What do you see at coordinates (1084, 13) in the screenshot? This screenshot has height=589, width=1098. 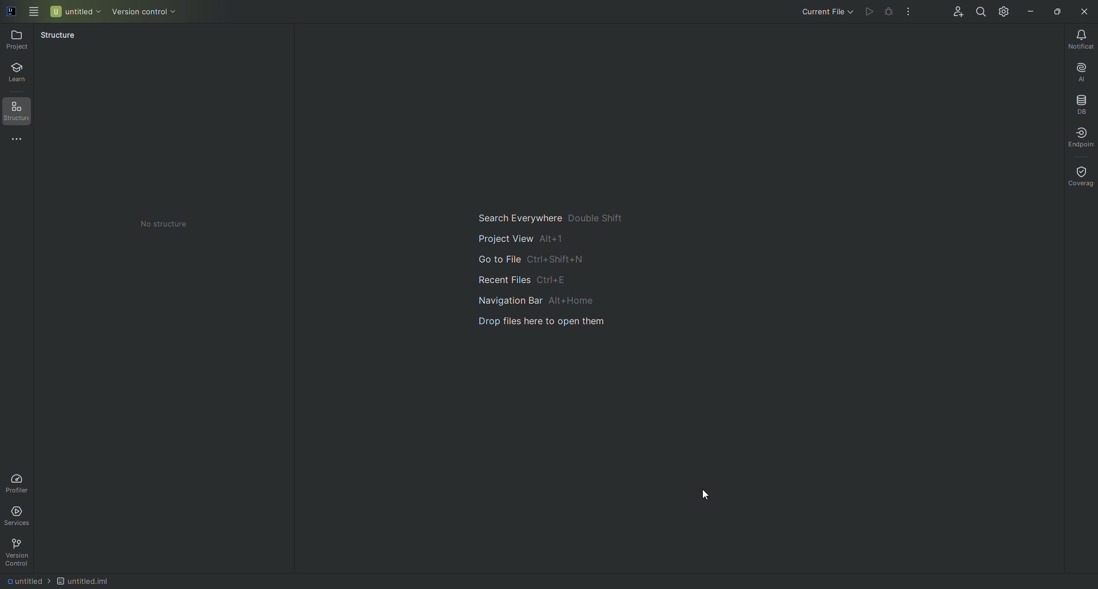 I see `Close` at bounding box center [1084, 13].